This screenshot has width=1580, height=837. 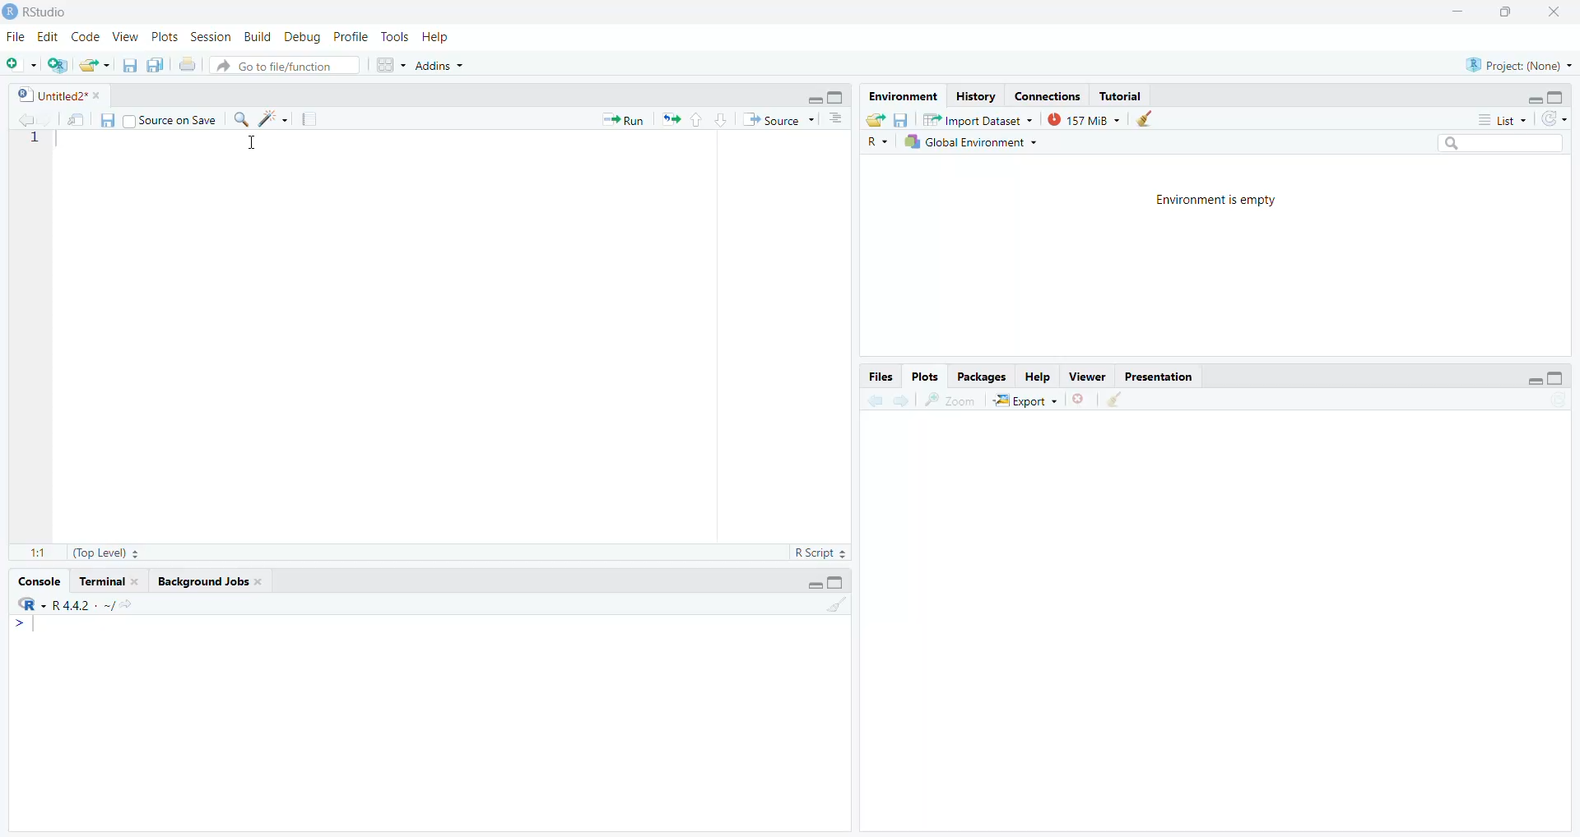 I want to click on go forward to next source location, so click(x=48, y=119).